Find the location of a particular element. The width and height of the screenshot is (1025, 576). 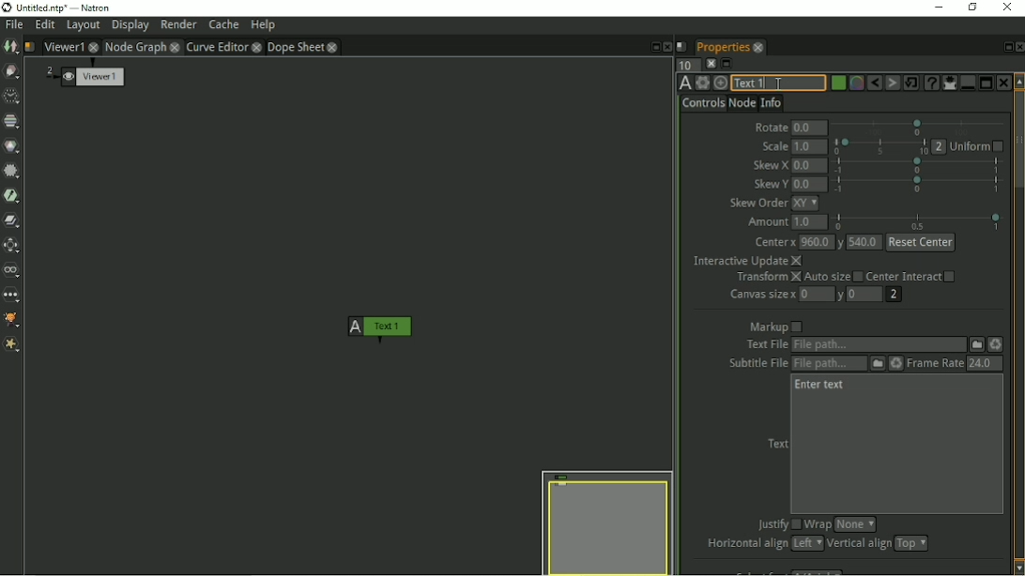

960 is located at coordinates (818, 242).